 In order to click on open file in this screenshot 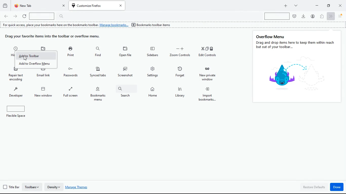, I will do `click(125, 53)`.